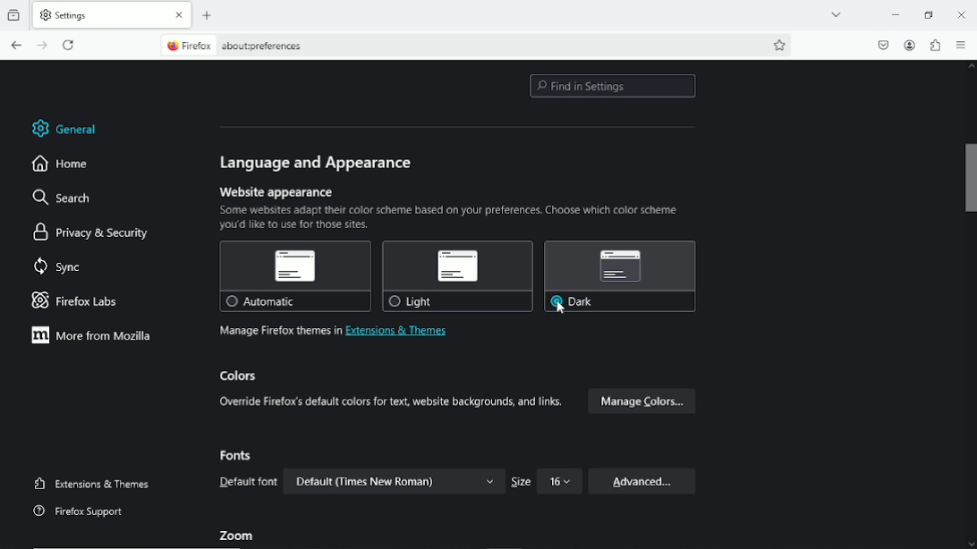 This screenshot has width=977, height=549. I want to click on search, so click(64, 198).